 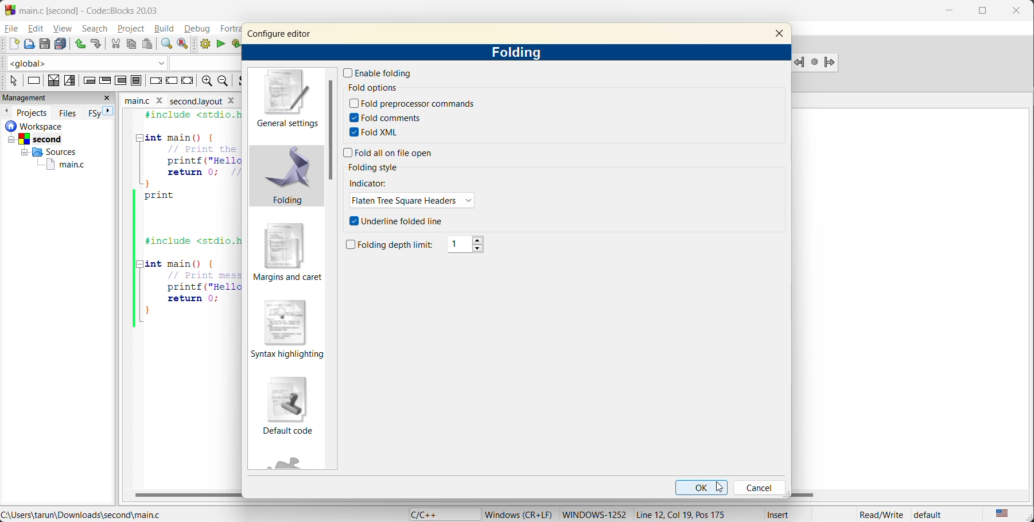 What do you see at coordinates (165, 28) in the screenshot?
I see `build` at bounding box center [165, 28].